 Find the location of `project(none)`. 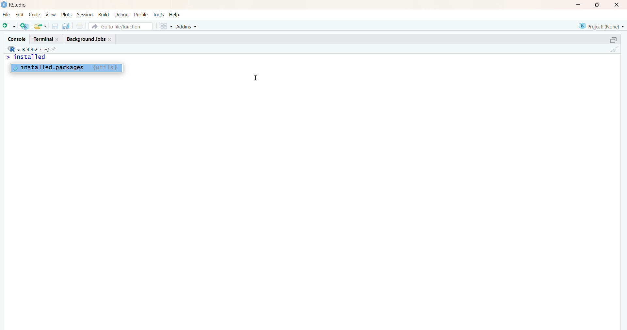

project(none) is located at coordinates (600, 25).